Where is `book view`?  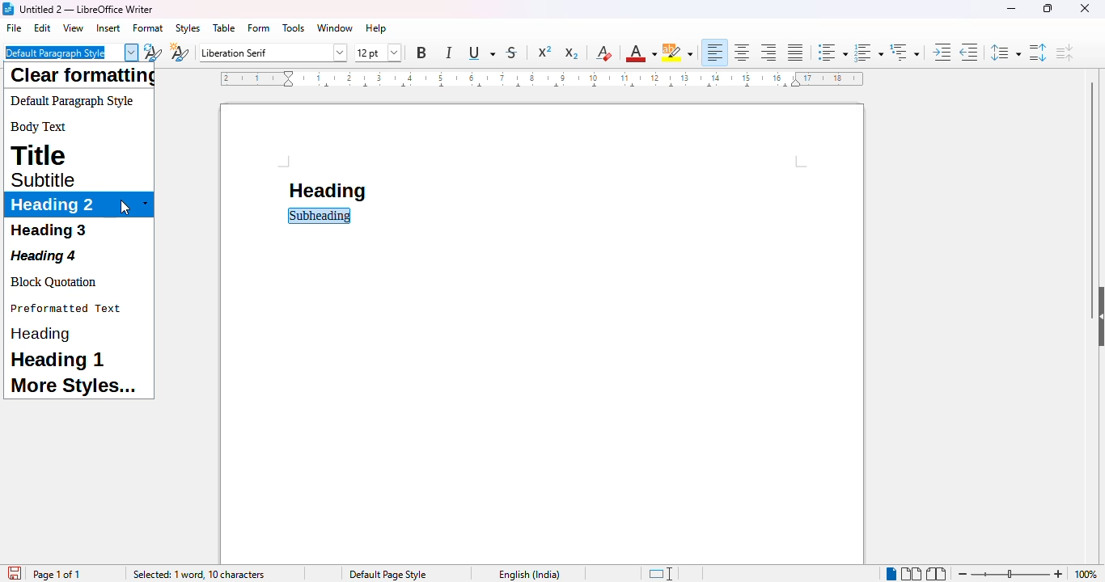 book view is located at coordinates (937, 572).